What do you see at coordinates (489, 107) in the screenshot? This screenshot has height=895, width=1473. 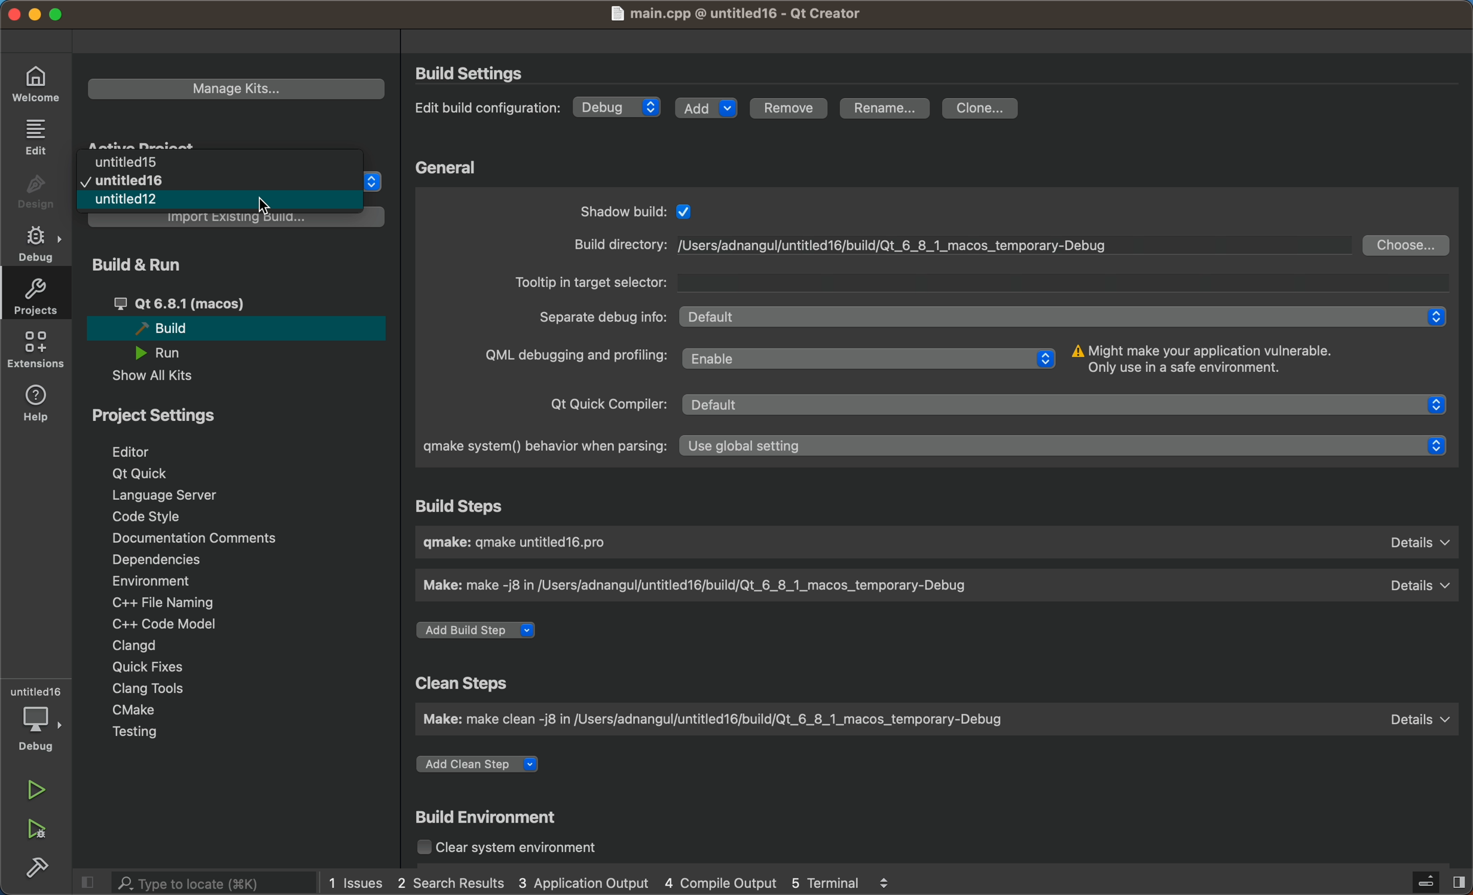 I see `edit build` at bounding box center [489, 107].